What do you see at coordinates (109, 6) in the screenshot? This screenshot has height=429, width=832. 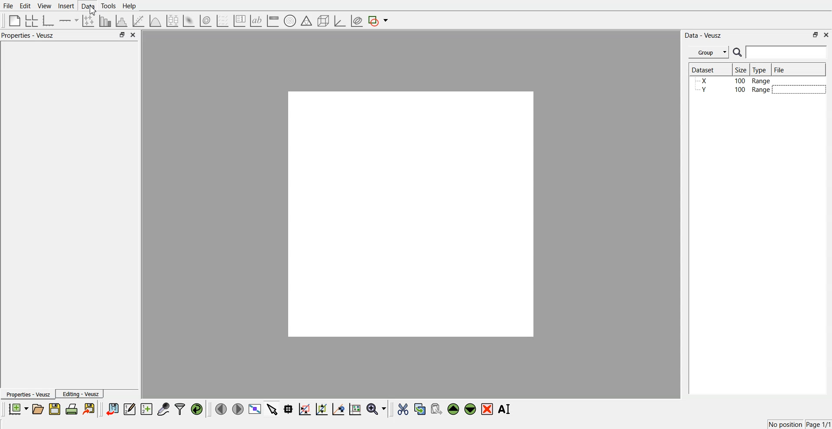 I see `Tools` at bounding box center [109, 6].